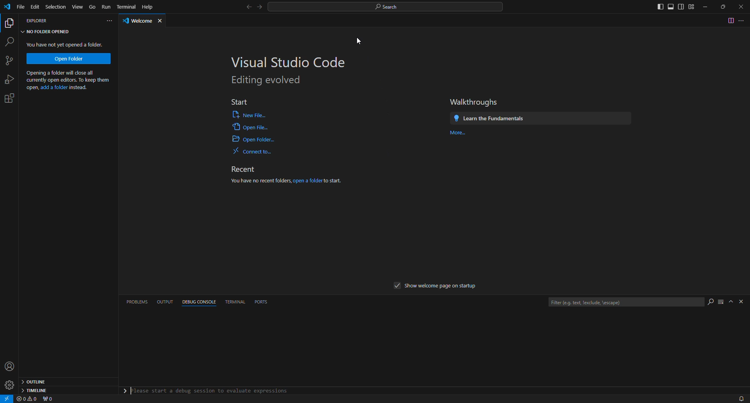 The height and width of the screenshot is (403, 750). I want to click on up, so click(730, 301).